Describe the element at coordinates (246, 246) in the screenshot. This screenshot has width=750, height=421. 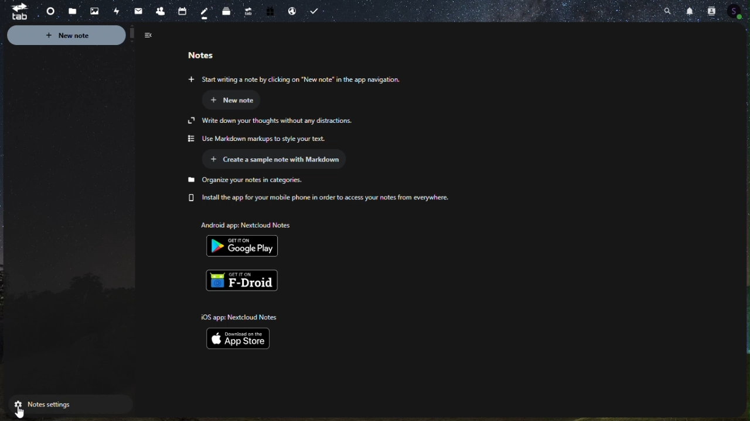
I see `Google play playstore` at that location.